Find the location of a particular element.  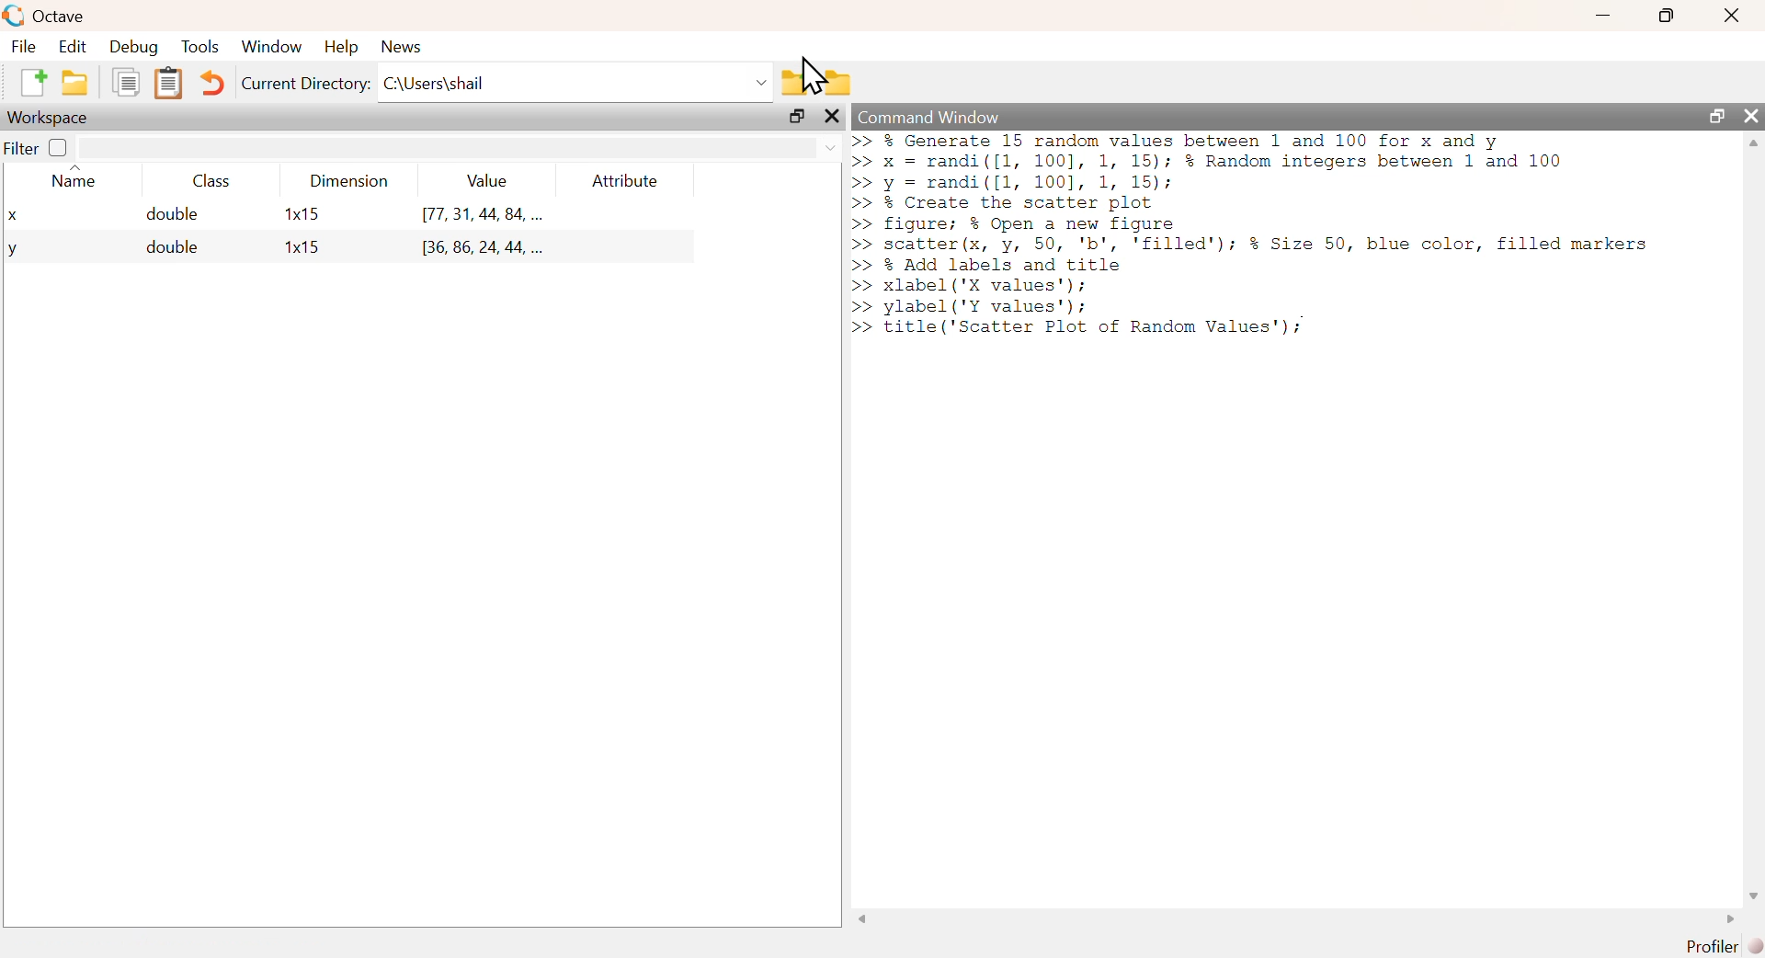

Window is located at coordinates (272, 47).